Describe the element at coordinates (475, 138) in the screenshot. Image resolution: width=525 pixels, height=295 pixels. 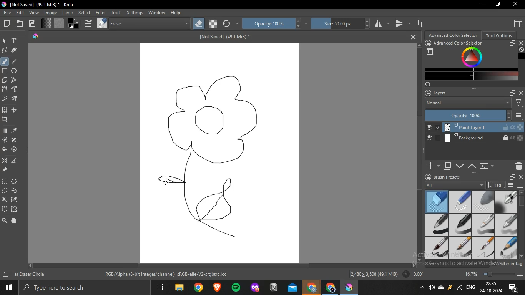
I see `Background` at that location.